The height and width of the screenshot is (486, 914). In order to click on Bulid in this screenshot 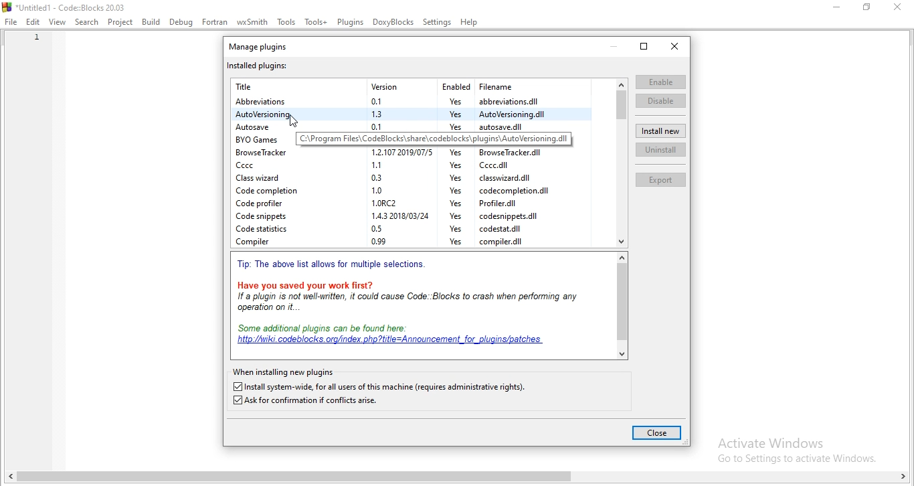, I will do `click(152, 21)`.